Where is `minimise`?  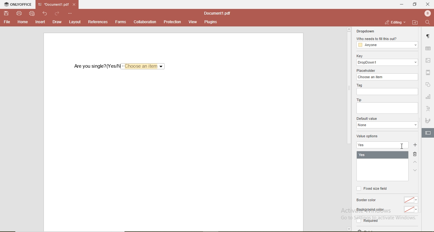
minimise is located at coordinates (401, 5).